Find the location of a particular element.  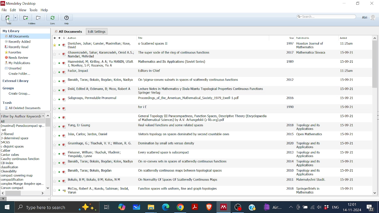

favourite is located at coordinates (54, 64).